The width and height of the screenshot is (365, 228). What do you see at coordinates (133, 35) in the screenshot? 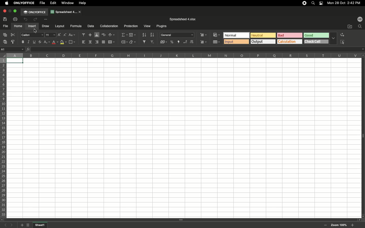
I see `Fill` at bounding box center [133, 35].